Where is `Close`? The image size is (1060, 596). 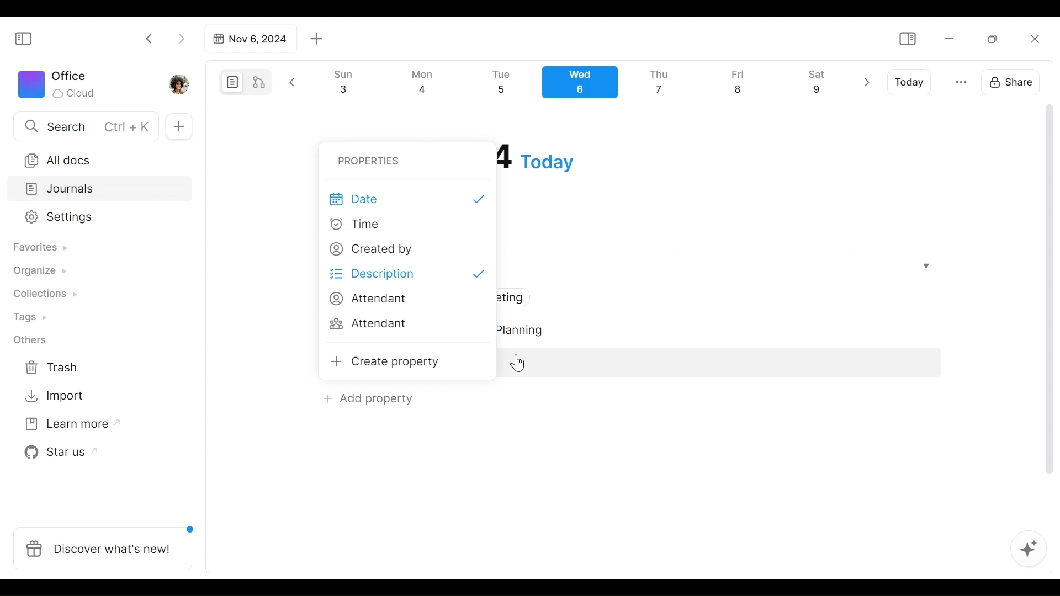 Close is located at coordinates (1034, 39).